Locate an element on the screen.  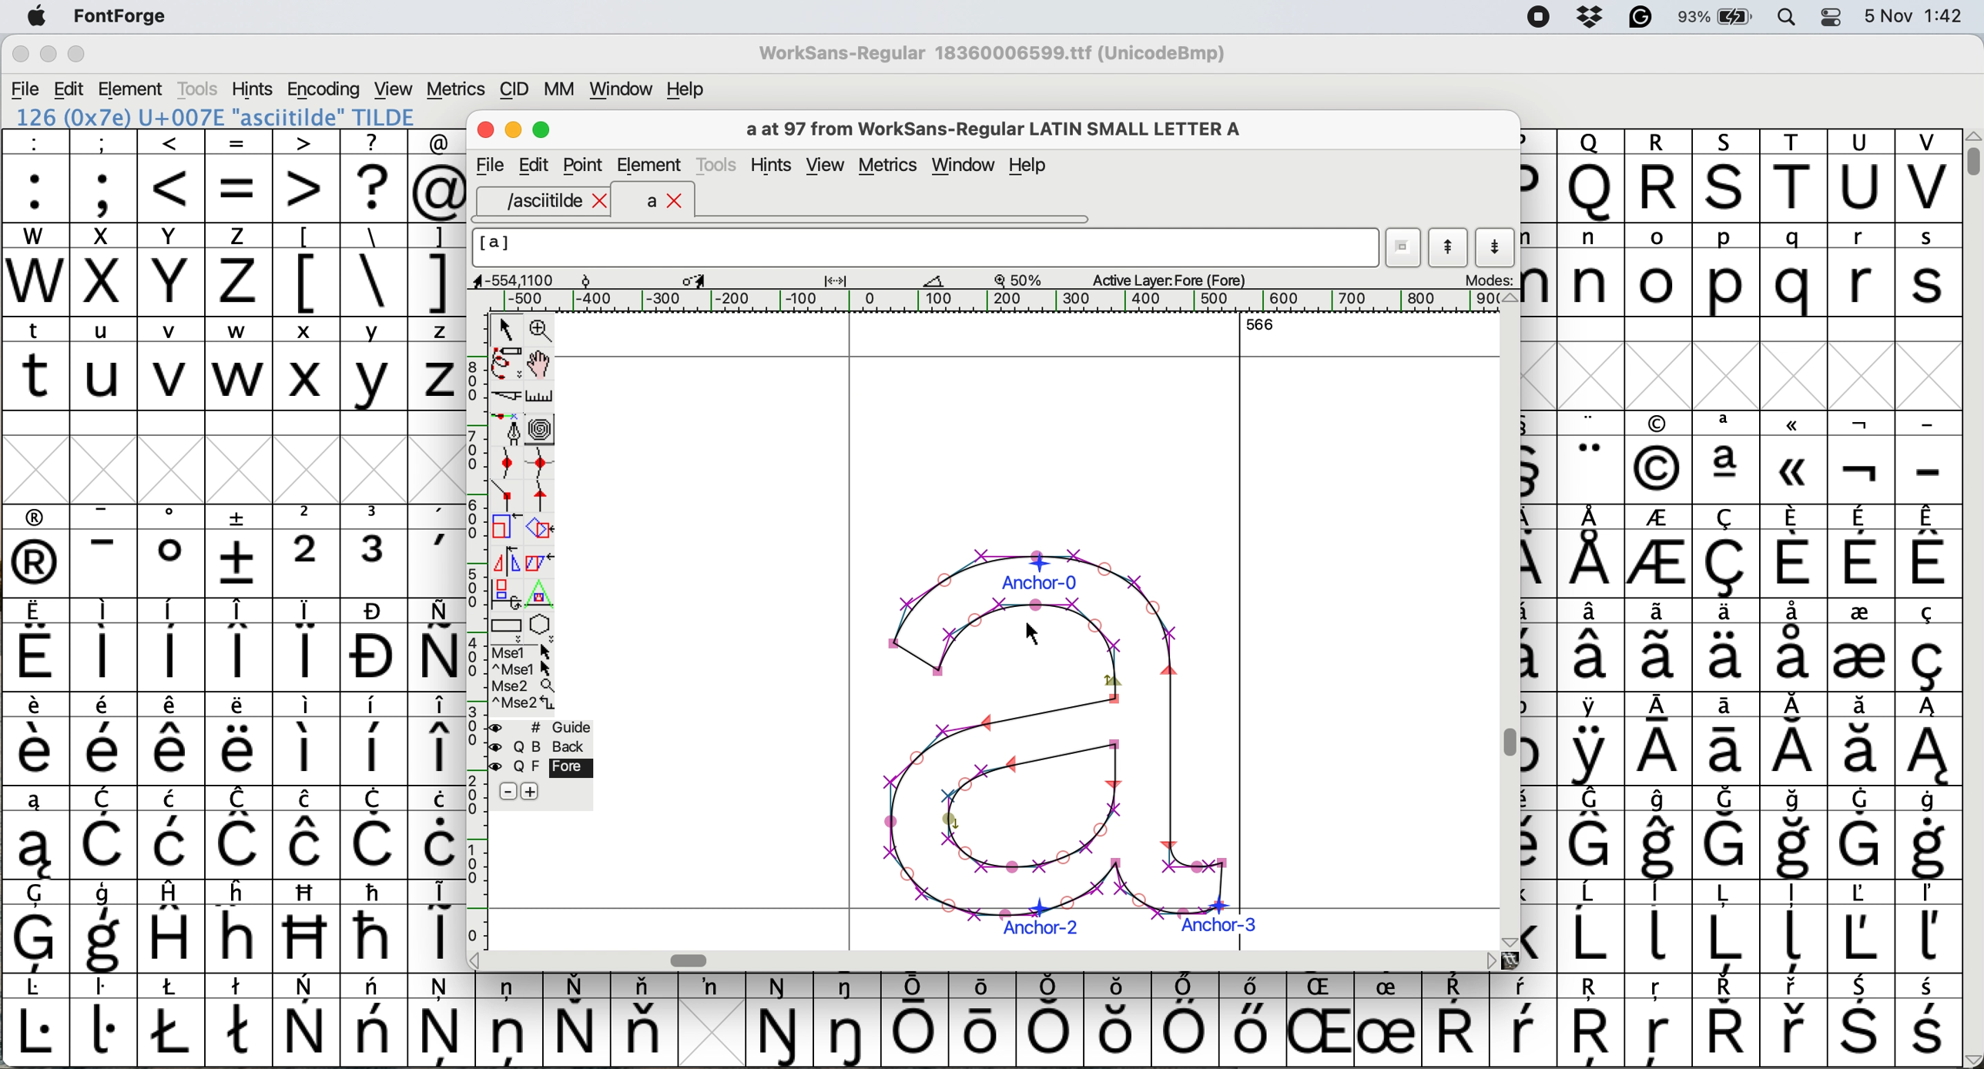
symbol is located at coordinates (436, 645).